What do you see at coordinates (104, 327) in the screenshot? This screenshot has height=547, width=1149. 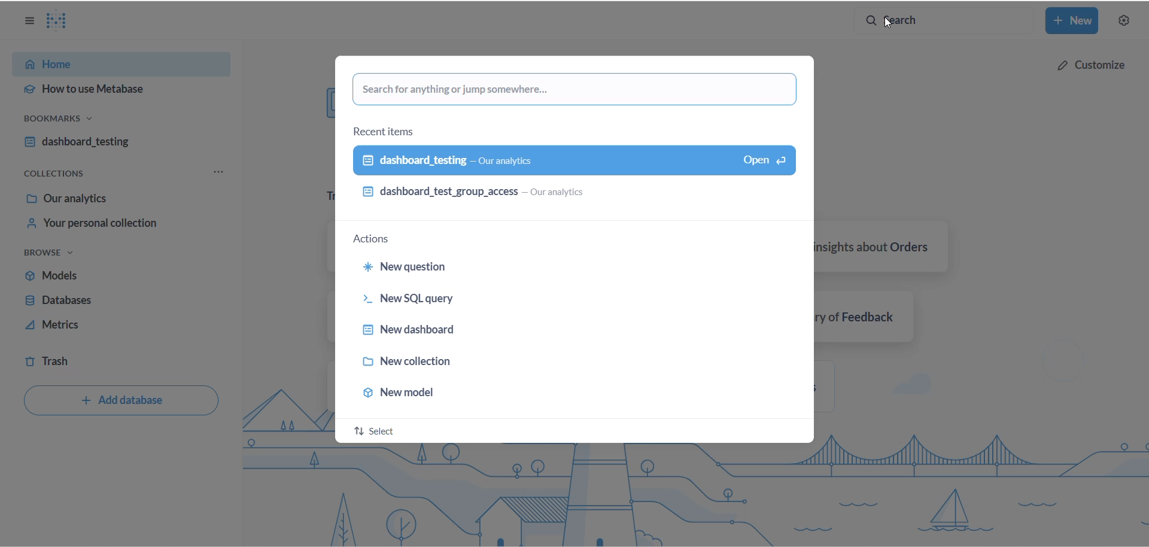 I see `metrics ` at bounding box center [104, 327].